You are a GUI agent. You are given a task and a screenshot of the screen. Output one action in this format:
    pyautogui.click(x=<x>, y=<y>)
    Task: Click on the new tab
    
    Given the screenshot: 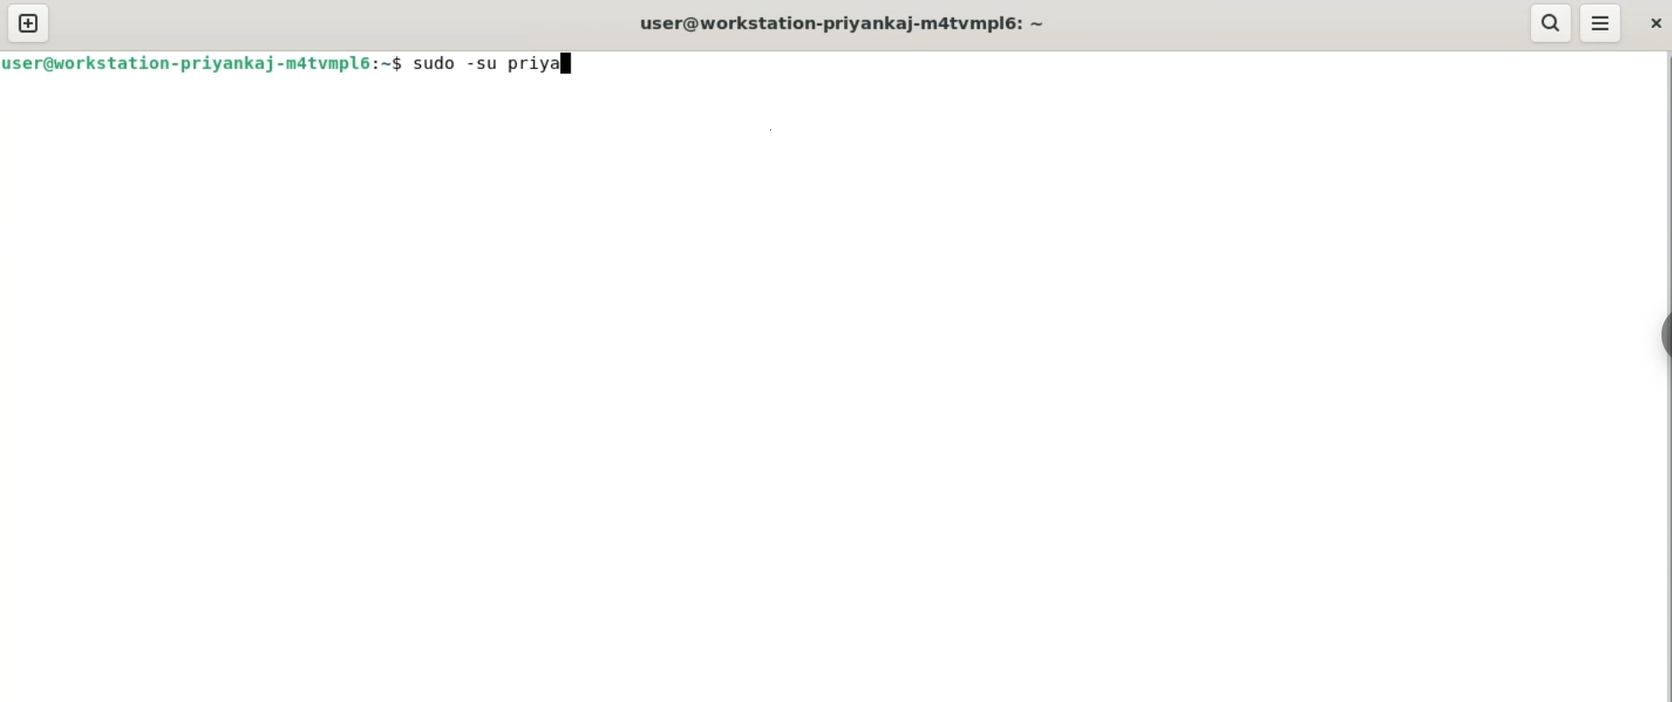 What is the action you would take?
    pyautogui.click(x=27, y=23)
    